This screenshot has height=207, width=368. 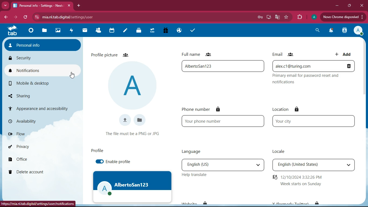 What do you see at coordinates (78, 6) in the screenshot?
I see `add tab` at bounding box center [78, 6].